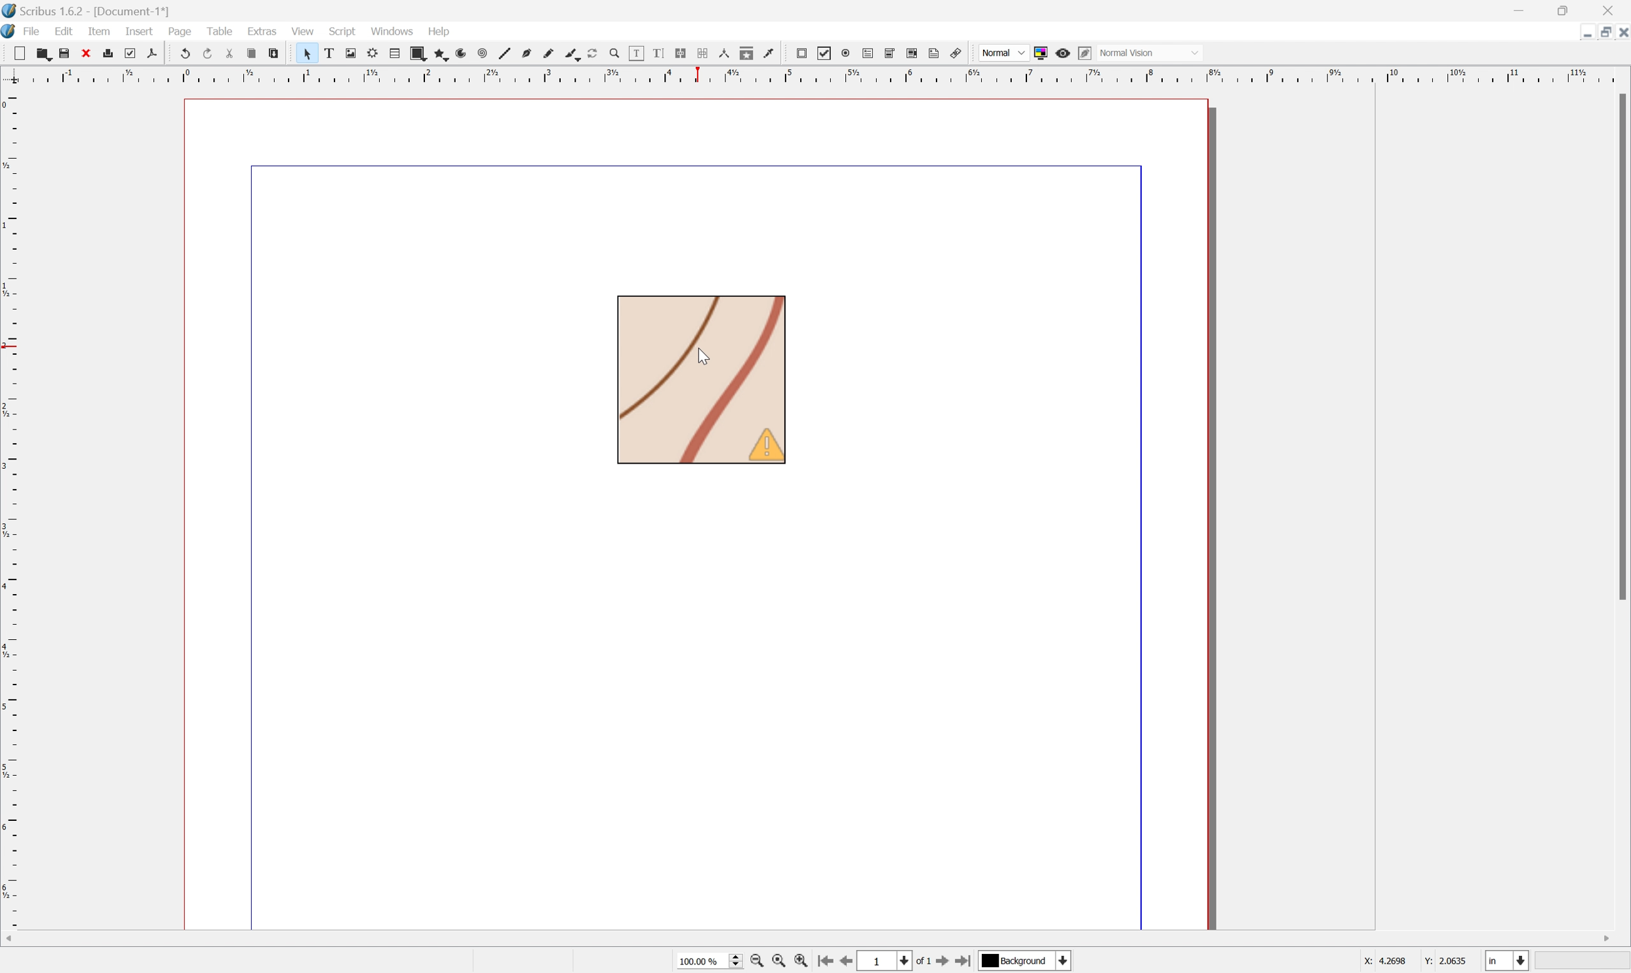 This screenshot has width=1631, height=973. What do you see at coordinates (1604, 936) in the screenshot?
I see `Scroll right` at bounding box center [1604, 936].